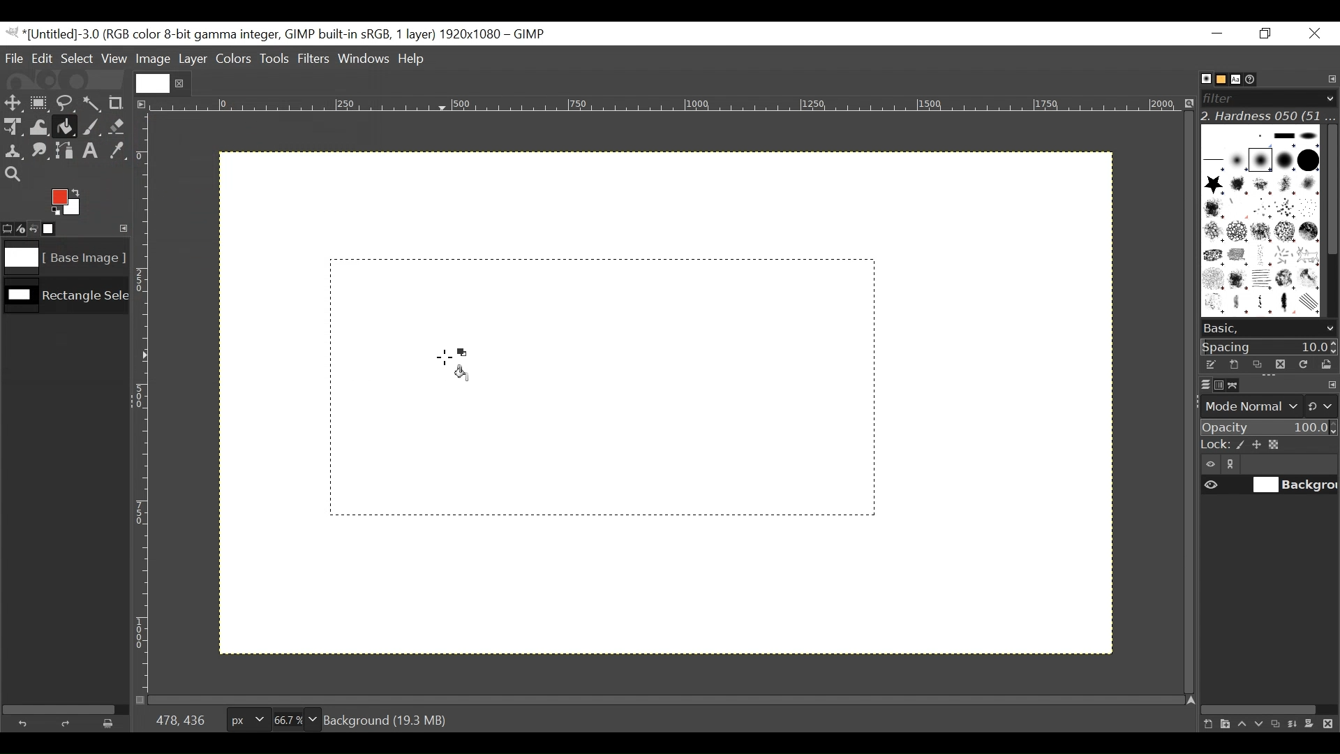 The height and width of the screenshot is (754, 1340). What do you see at coordinates (667, 107) in the screenshot?
I see `Horizontal ruler` at bounding box center [667, 107].